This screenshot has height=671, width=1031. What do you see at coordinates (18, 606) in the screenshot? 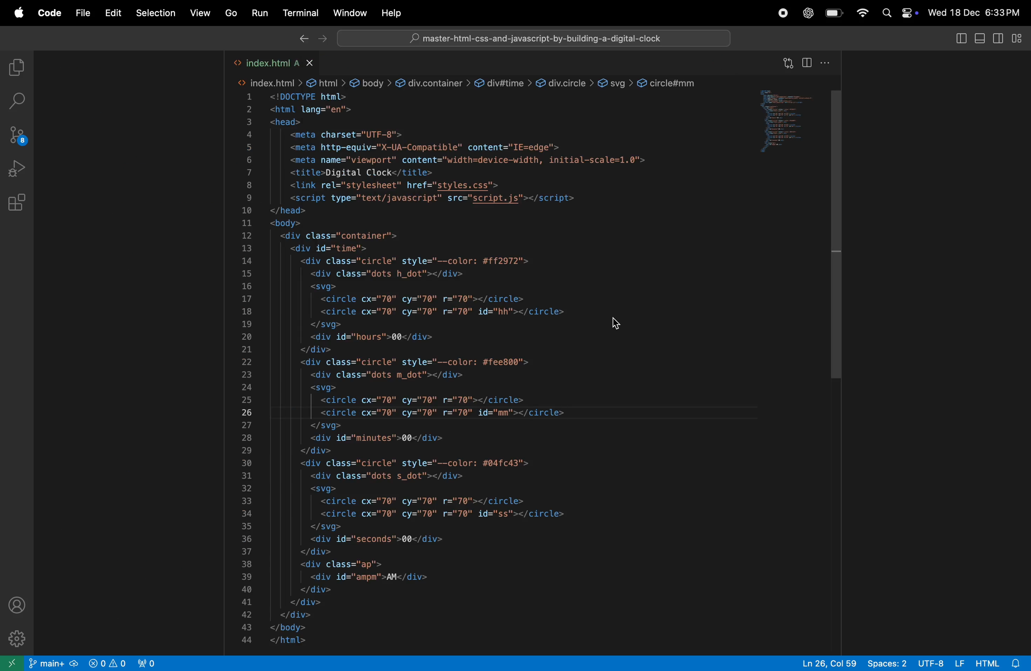
I see `profile` at bounding box center [18, 606].